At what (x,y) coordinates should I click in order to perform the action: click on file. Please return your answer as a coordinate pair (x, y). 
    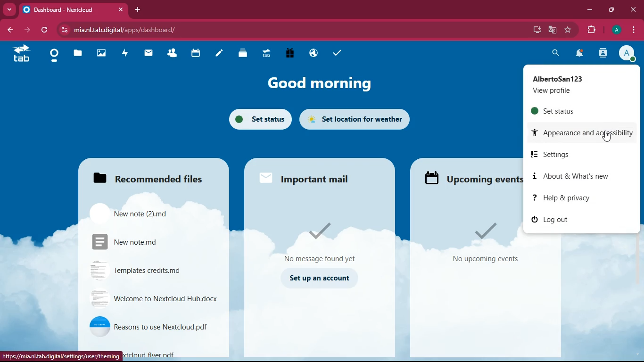
    Looking at the image, I should click on (147, 240).